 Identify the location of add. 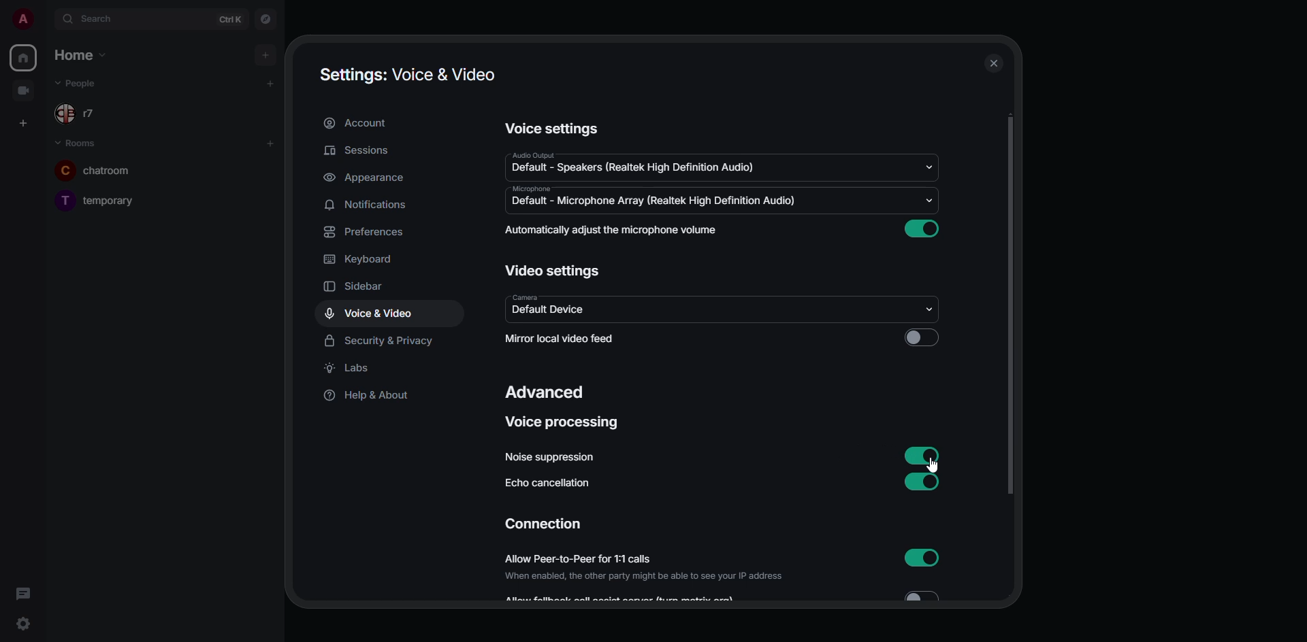
(270, 143).